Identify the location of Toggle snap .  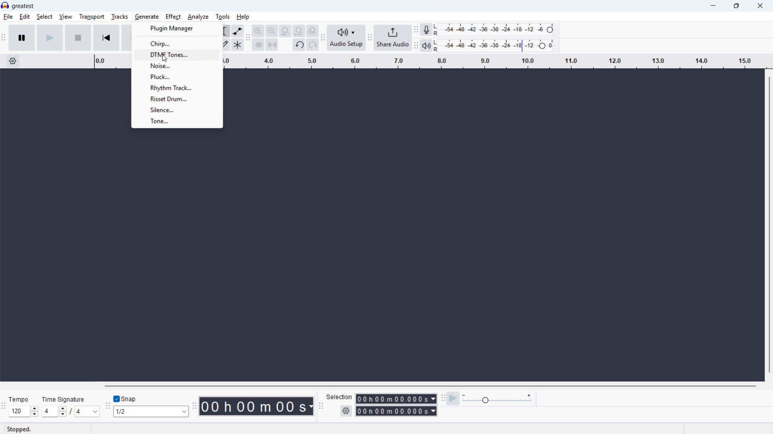
(125, 399).